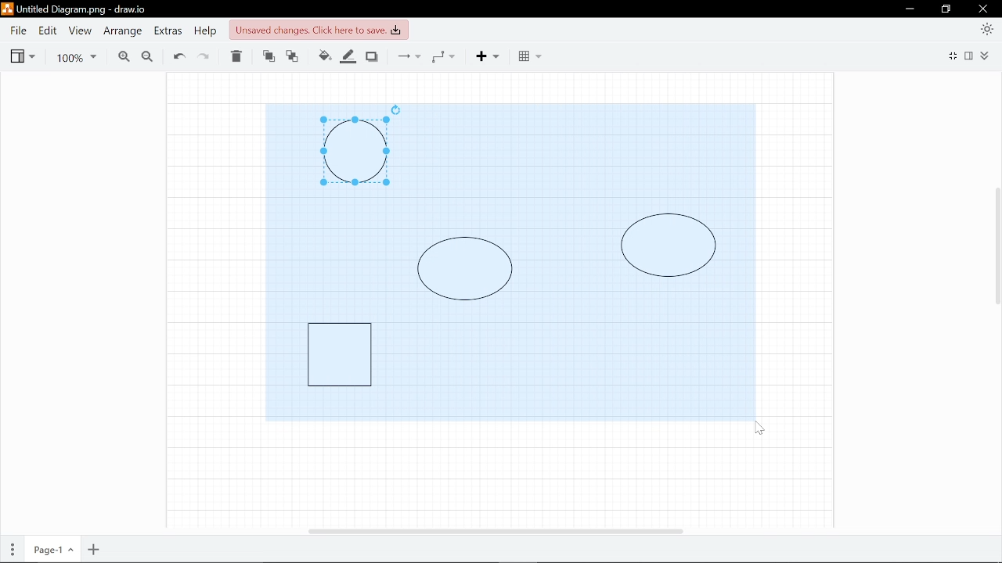 This screenshot has height=563, width=1002. Describe the element at coordinates (759, 427) in the screenshot. I see `Cursor` at that location.